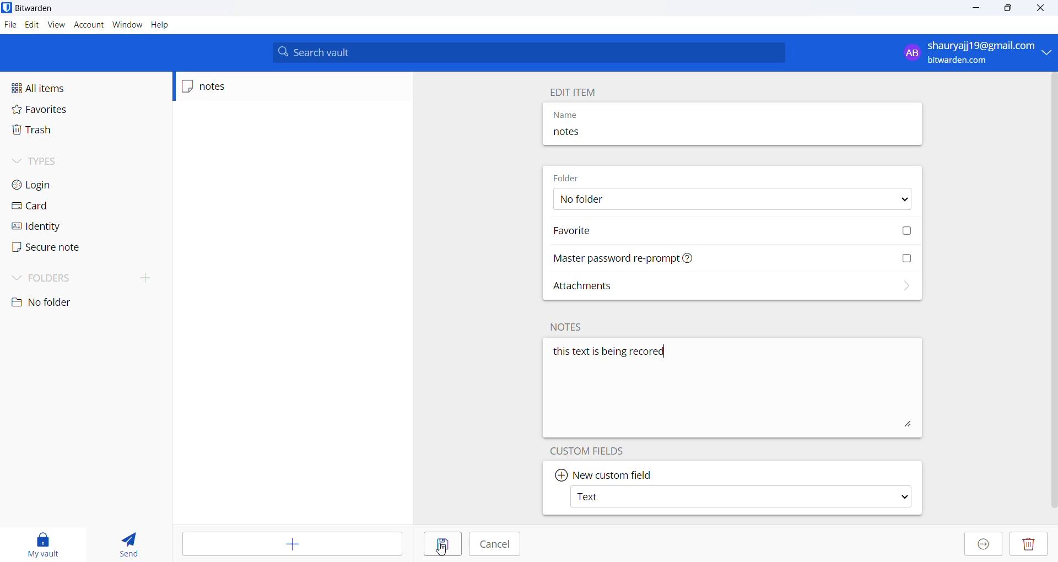 This screenshot has width=1058, height=562. I want to click on add, so click(294, 544).